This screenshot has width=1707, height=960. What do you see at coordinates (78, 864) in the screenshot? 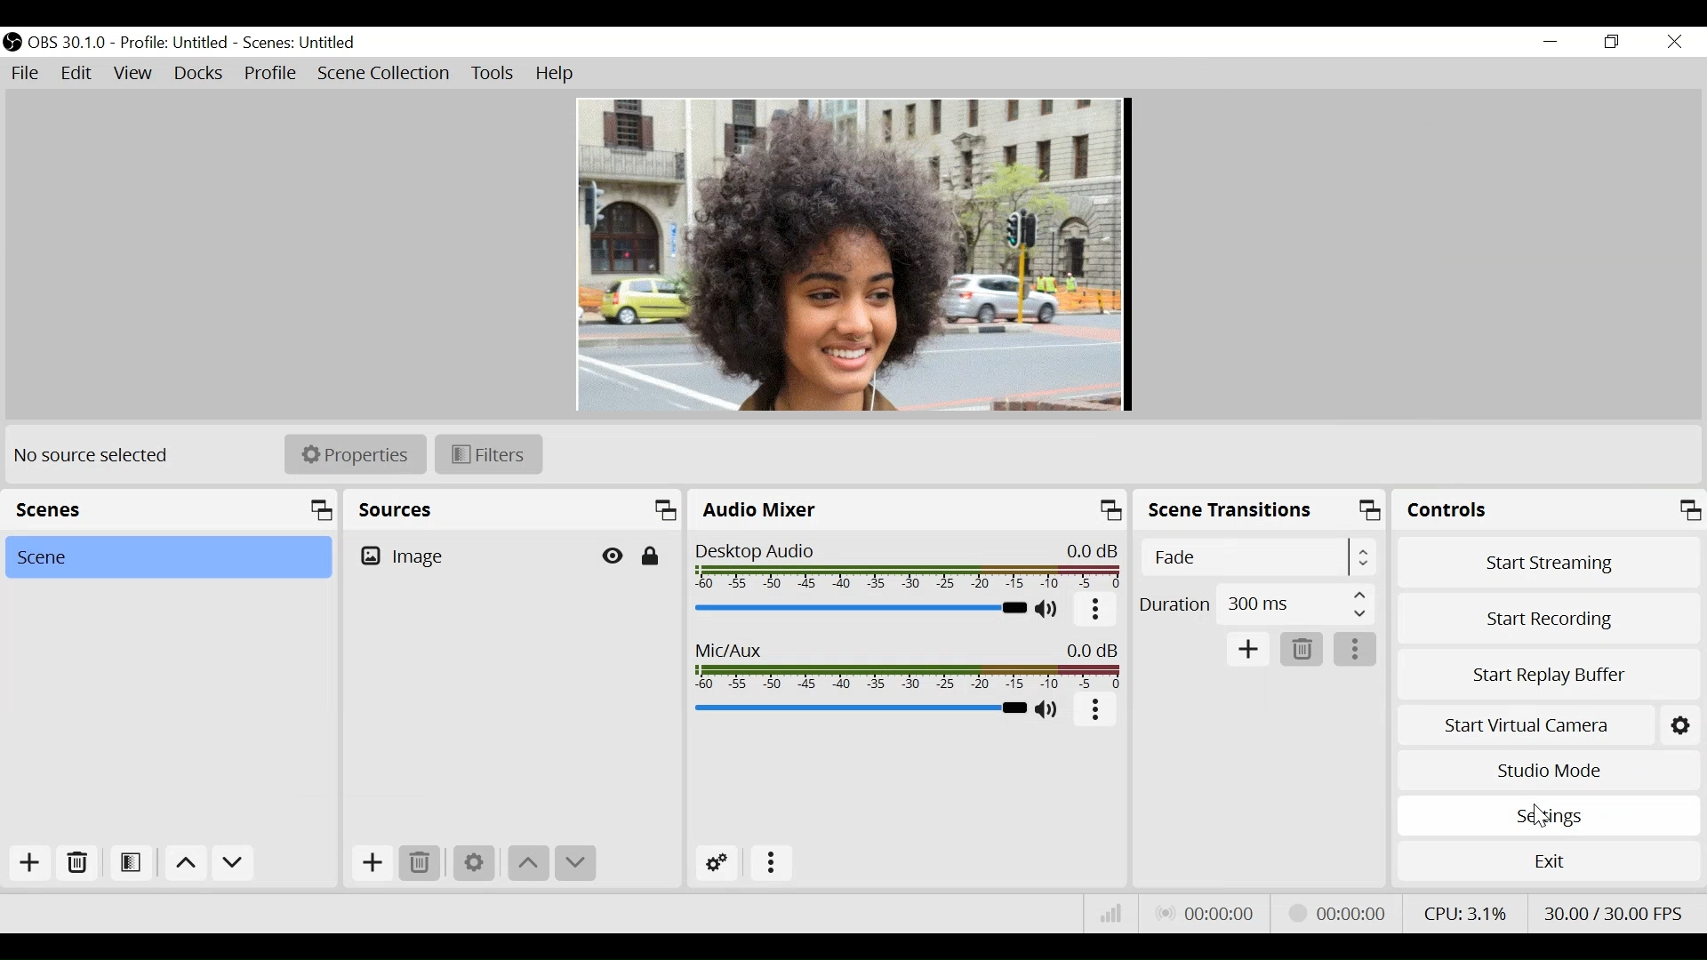
I see `Delete` at bounding box center [78, 864].